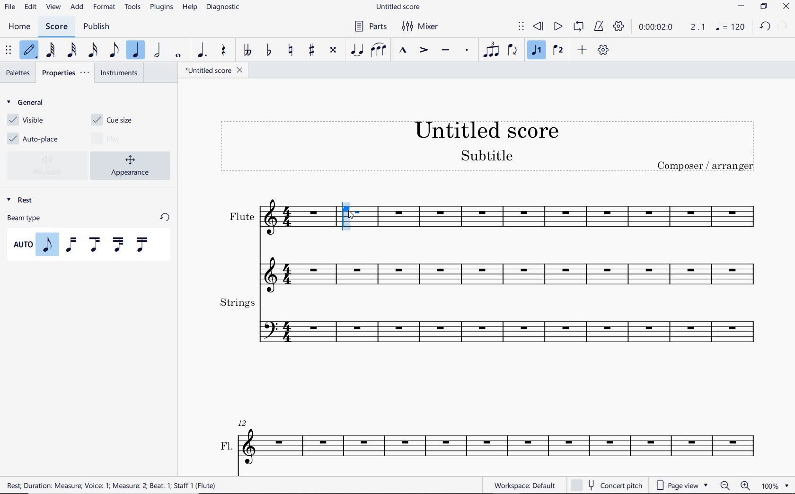 The height and width of the screenshot is (494, 795). Describe the element at coordinates (120, 74) in the screenshot. I see `INSTRUMENTS` at that location.